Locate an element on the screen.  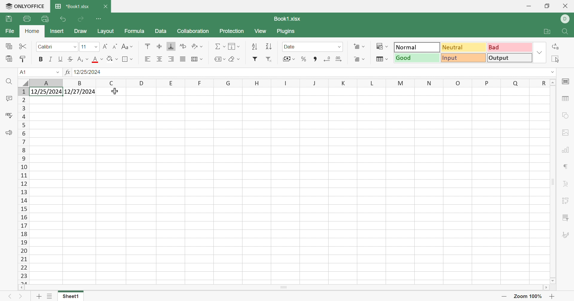
Accounting style is located at coordinates (290, 59).